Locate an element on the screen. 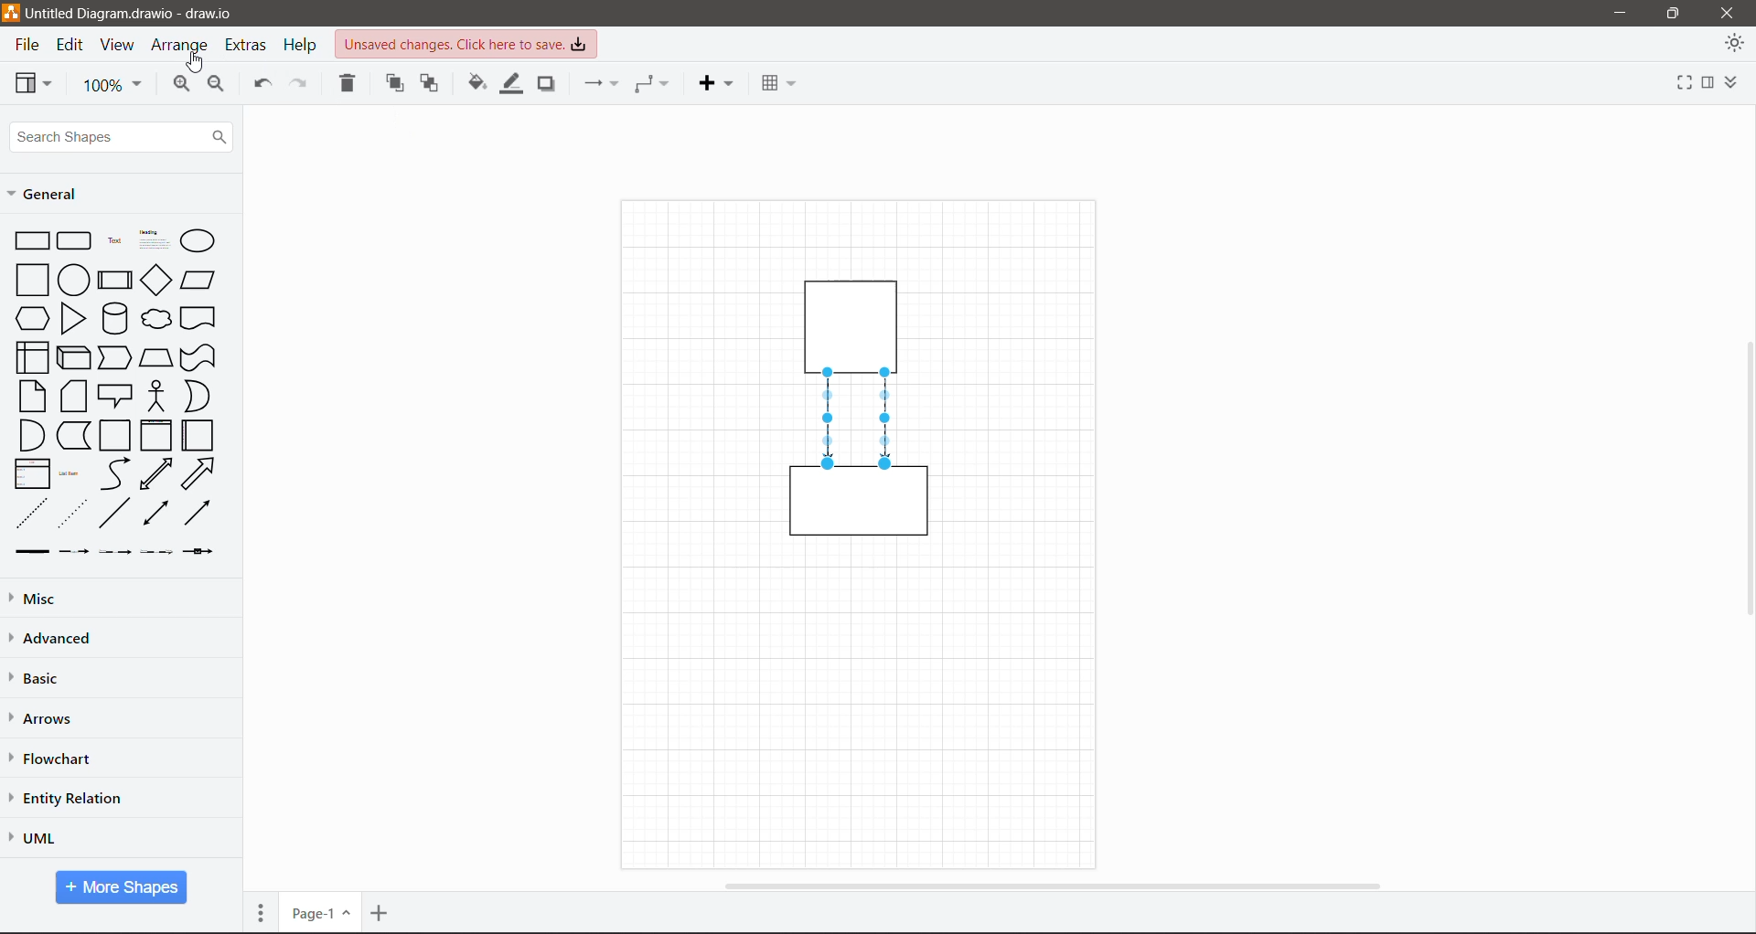  Diamond is located at coordinates (155, 280).